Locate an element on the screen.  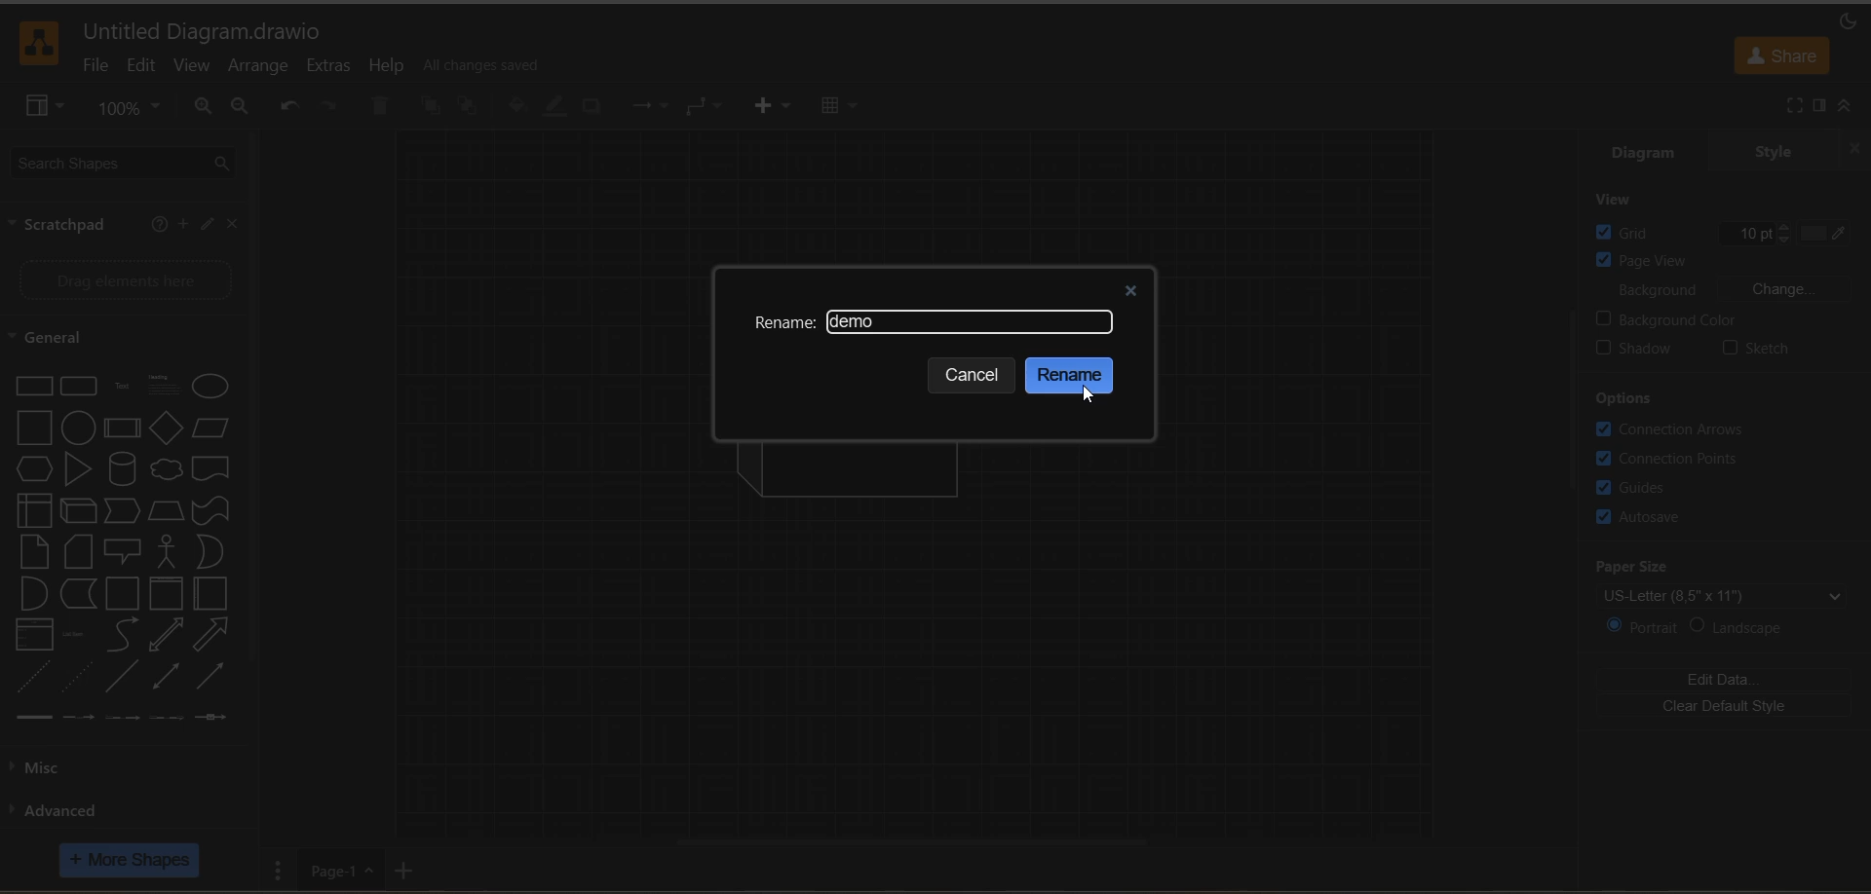
sketch is located at coordinates (1754, 349).